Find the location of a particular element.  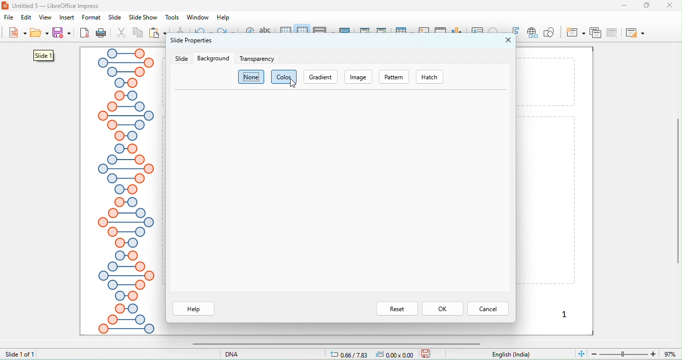

cursor position changed is located at coordinates (374, 354).